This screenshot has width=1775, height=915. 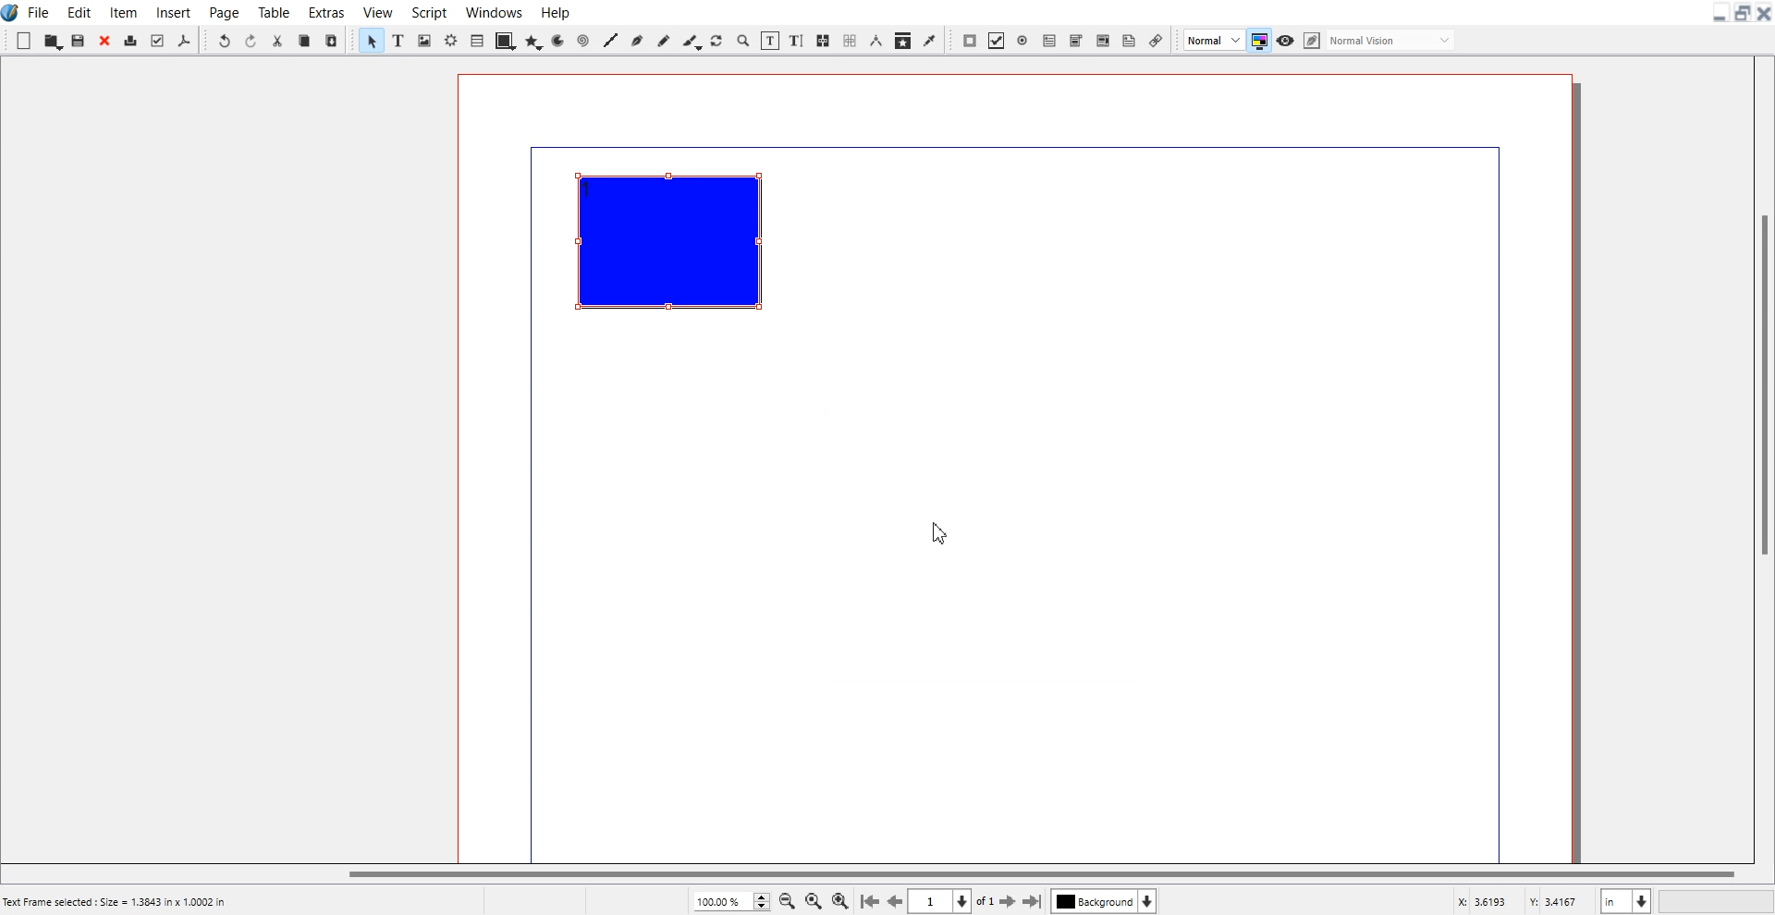 I want to click on Go to the preview mode, so click(x=896, y=901).